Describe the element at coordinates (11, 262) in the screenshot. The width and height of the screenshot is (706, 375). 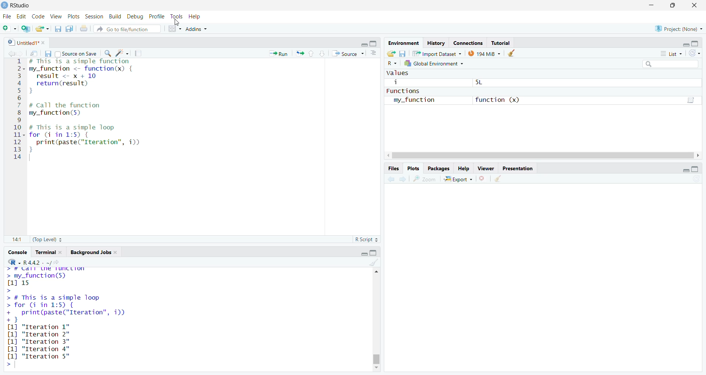
I see `language select` at that location.